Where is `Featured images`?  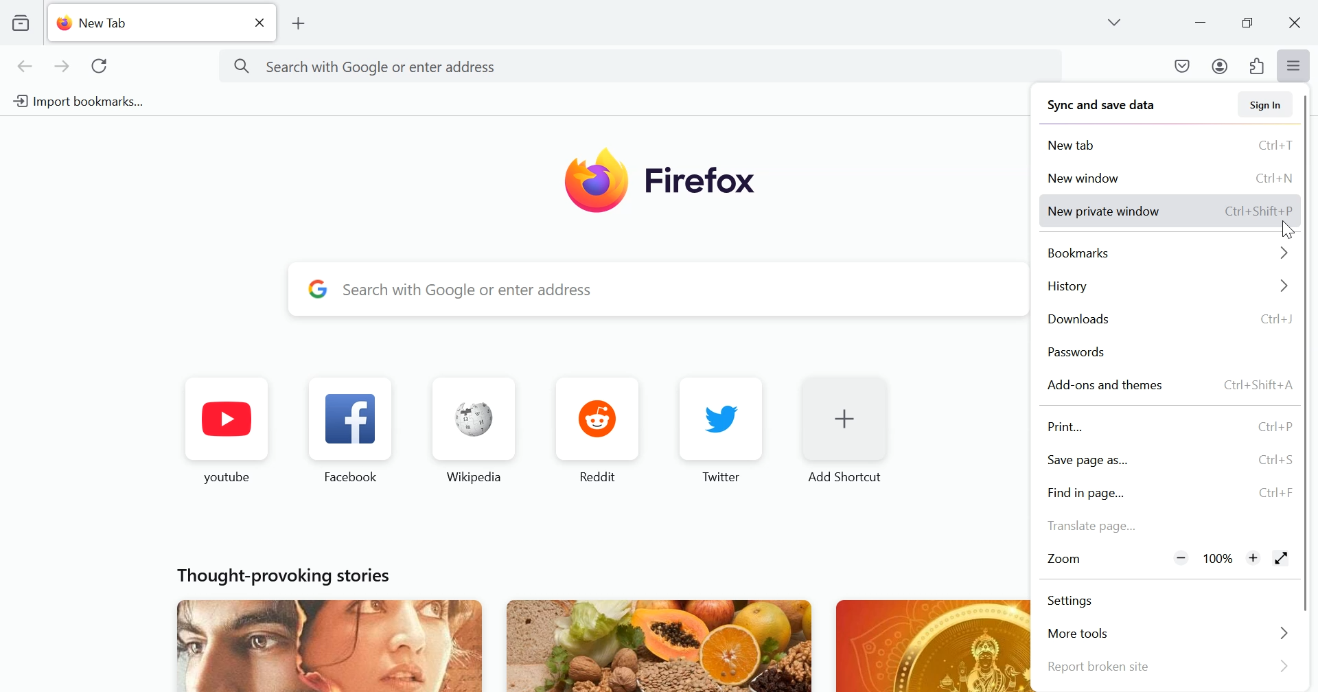
Featured images is located at coordinates (572, 643).